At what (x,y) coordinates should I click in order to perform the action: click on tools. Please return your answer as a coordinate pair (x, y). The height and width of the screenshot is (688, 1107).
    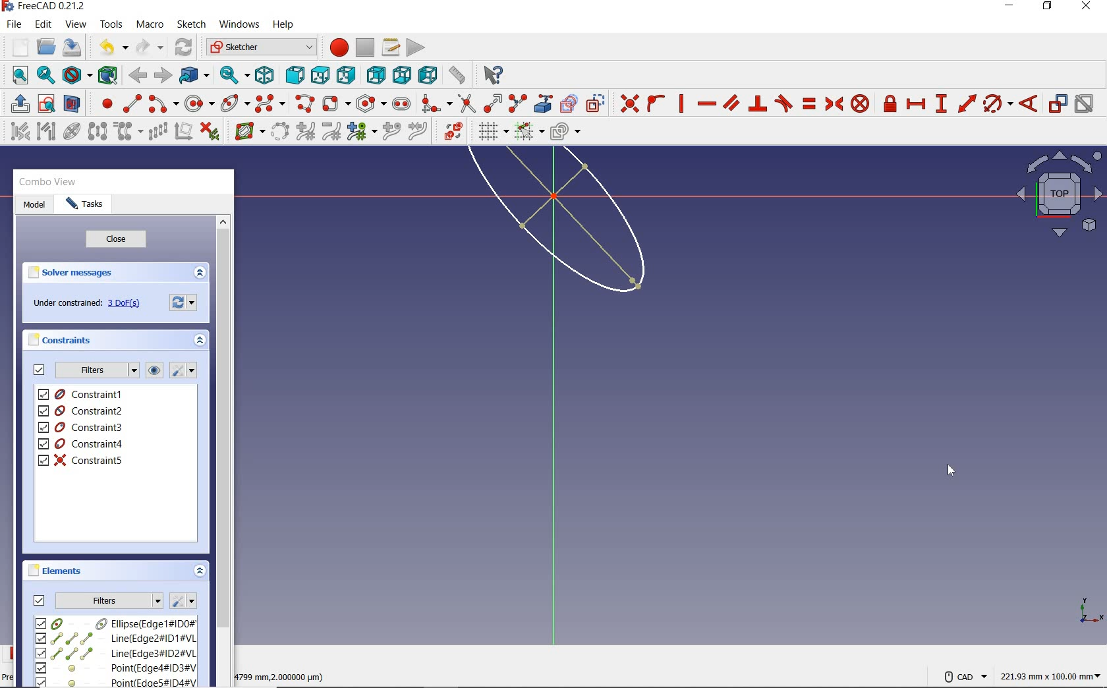
    Looking at the image, I should click on (113, 24).